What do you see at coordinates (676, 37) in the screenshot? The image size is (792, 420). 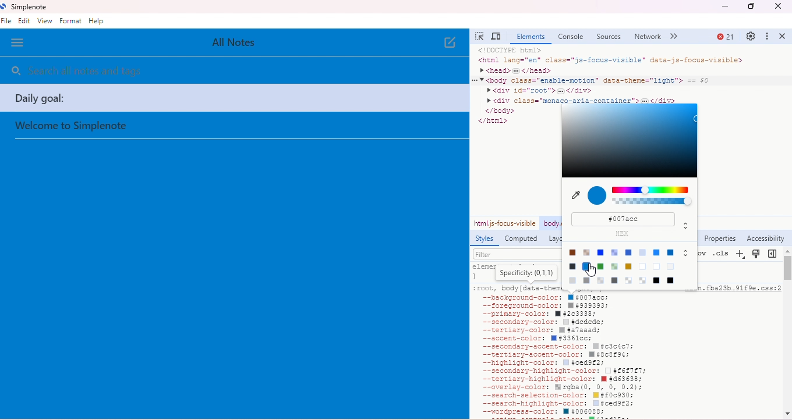 I see `more tabs` at bounding box center [676, 37].